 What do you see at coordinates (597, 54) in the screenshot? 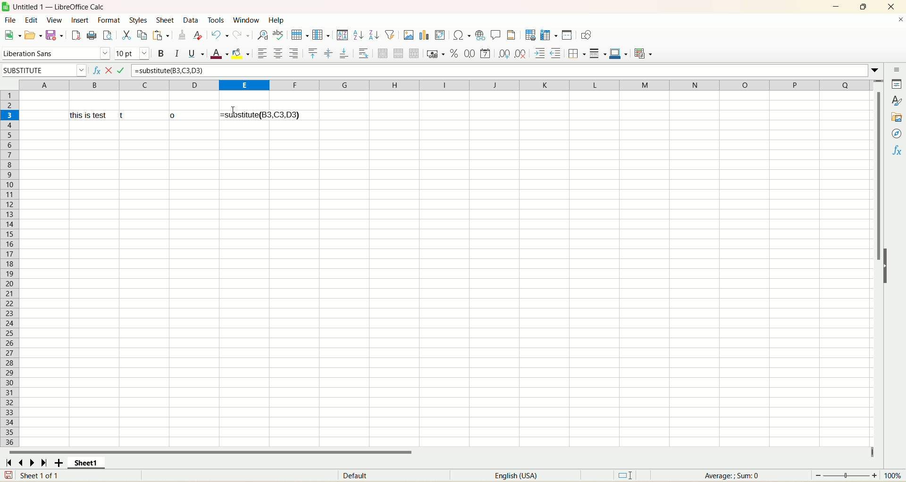
I see `border style` at bounding box center [597, 54].